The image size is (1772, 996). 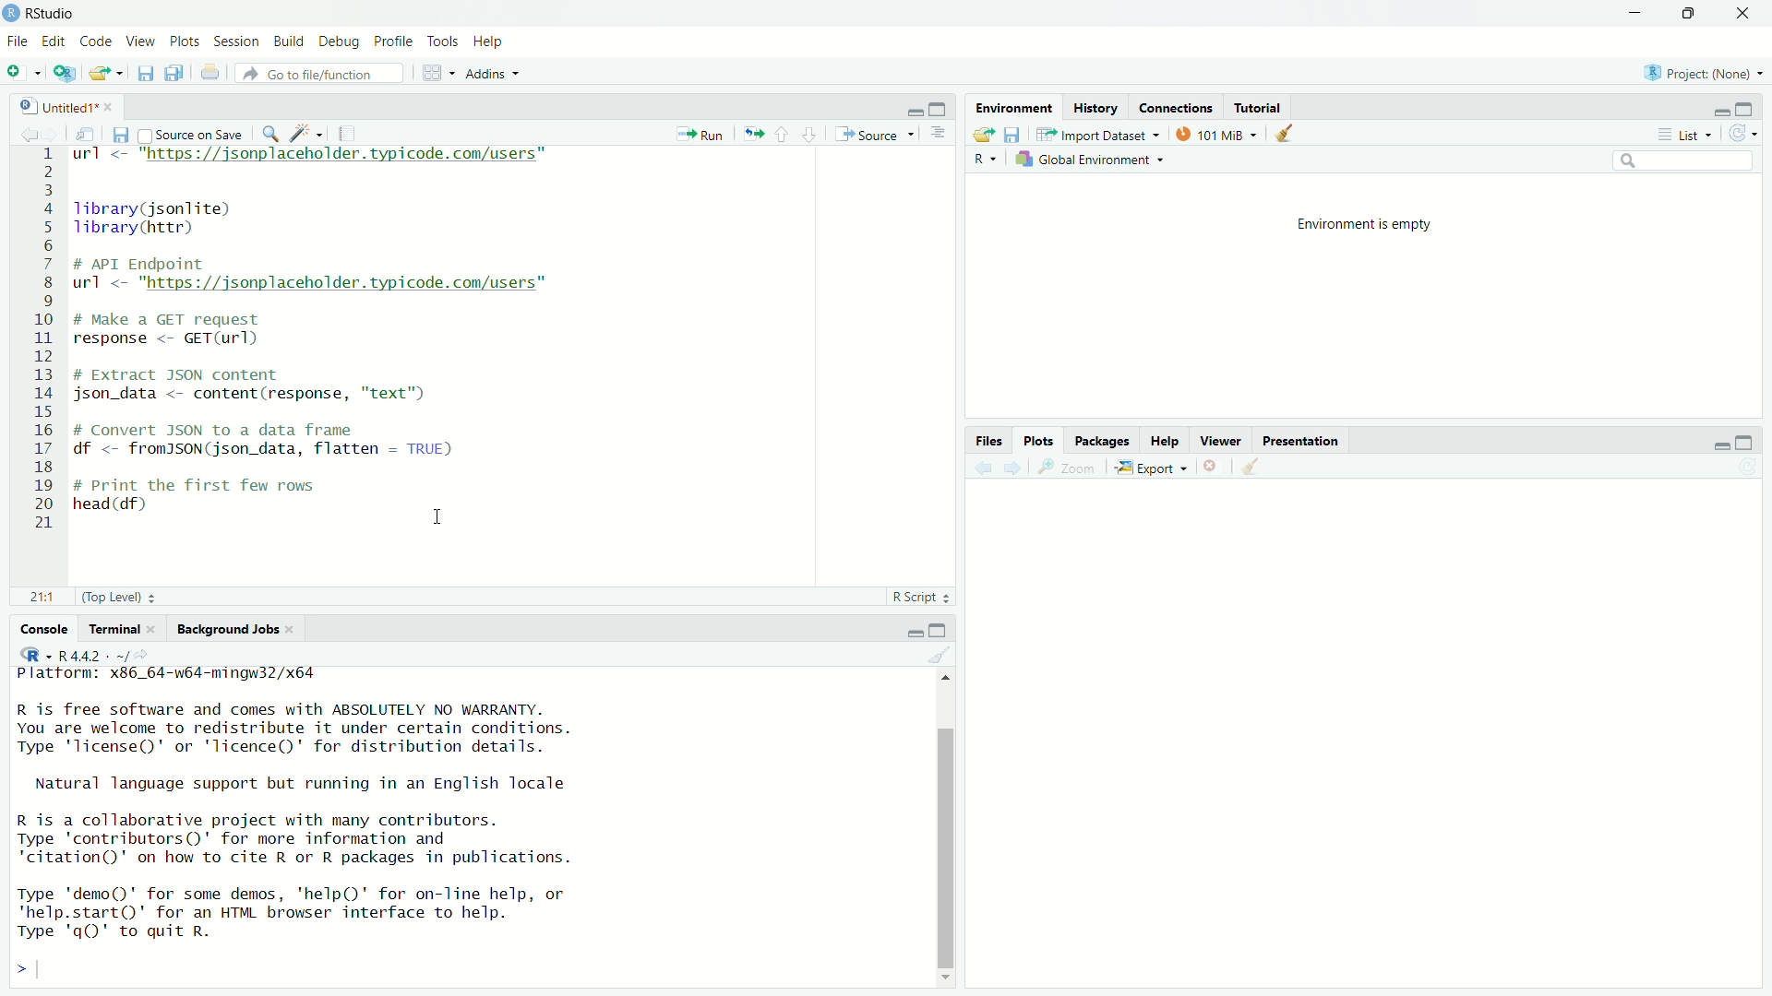 What do you see at coordinates (496, 73) in the screenshot?
I see `Addins ` at bounding box center [496, 73].